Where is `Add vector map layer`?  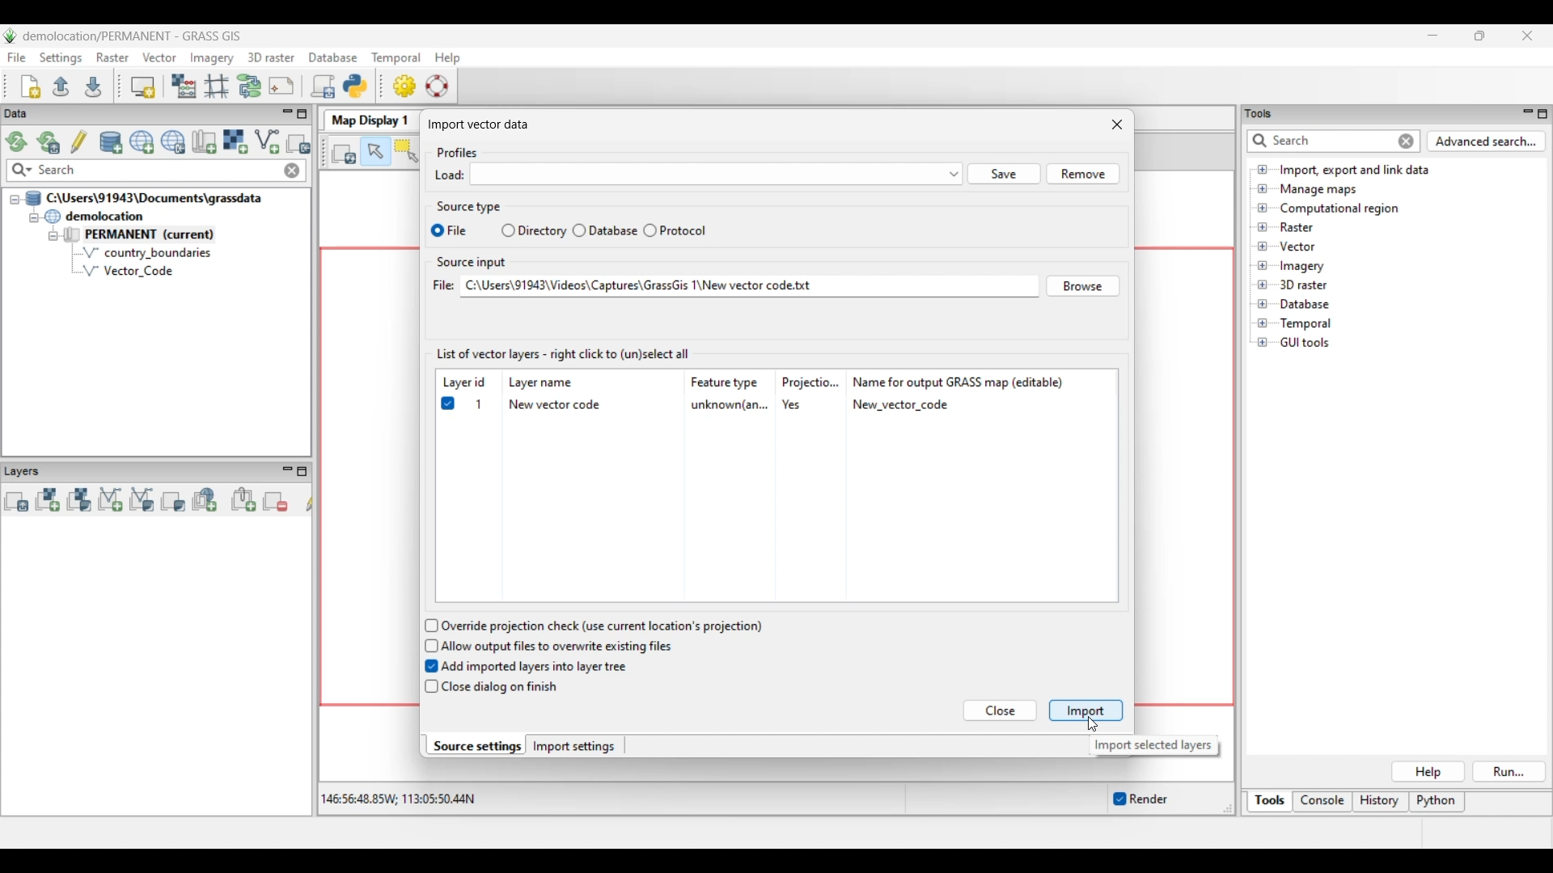 Add vector map layer is located at coordinates (111, 500).